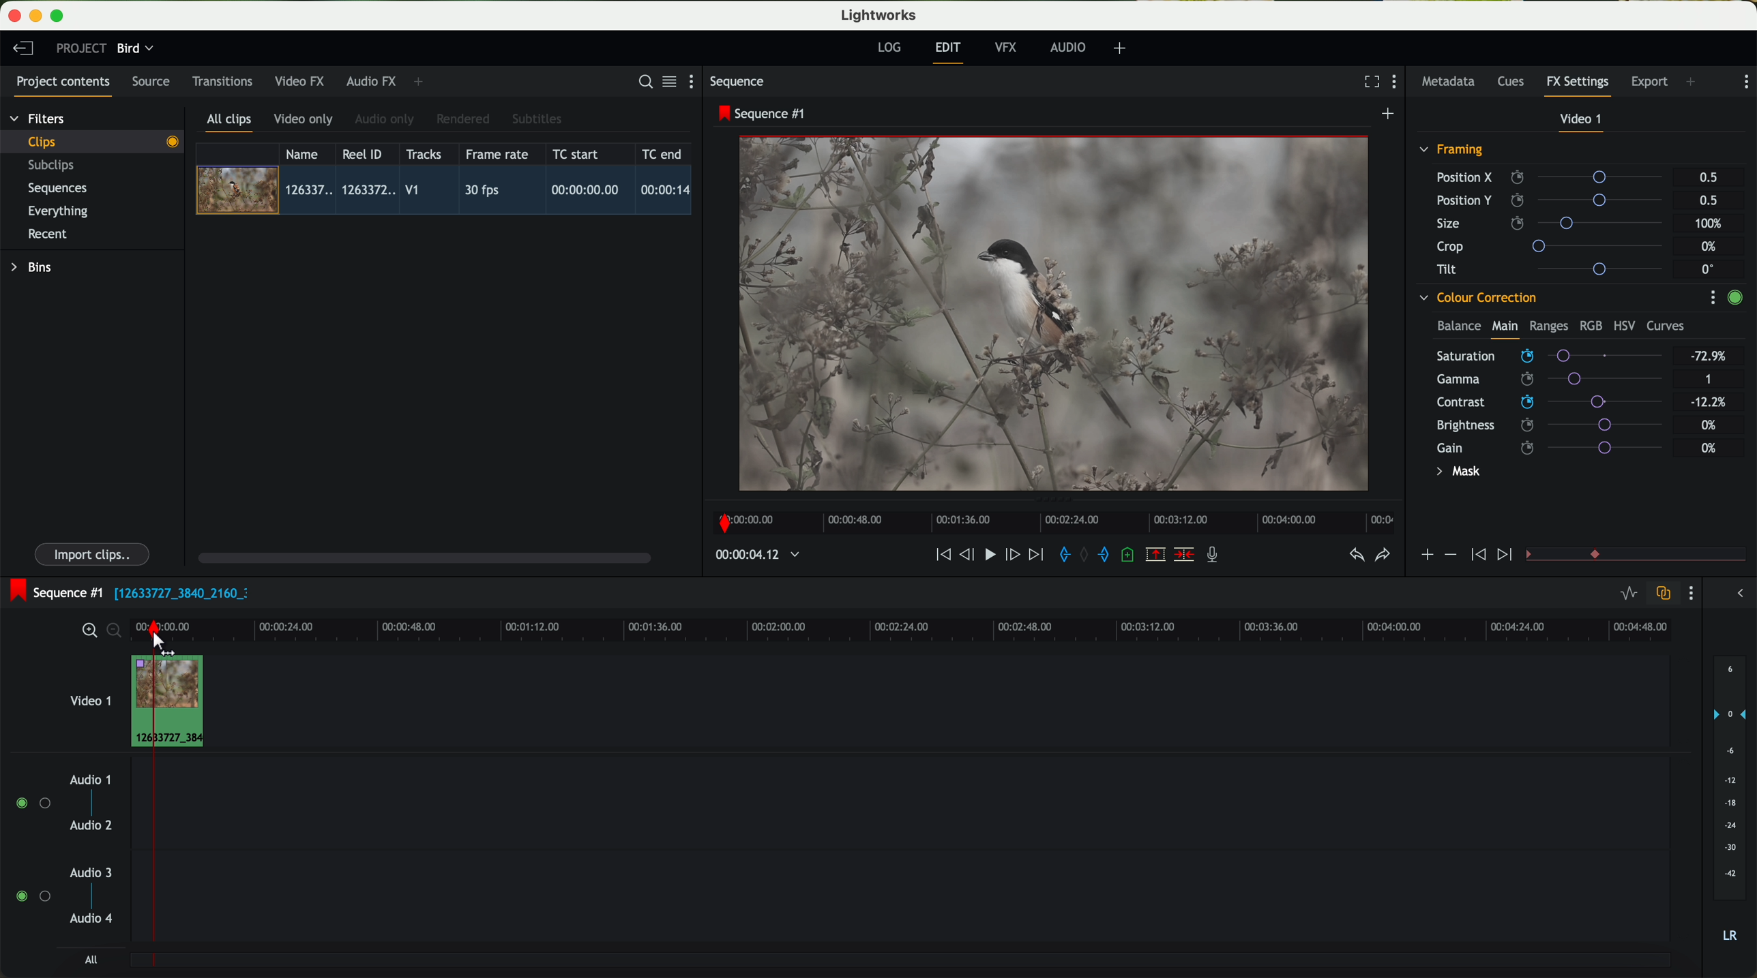 The image size is (1757, 978). What do you see at coordinates (448, 192) in the screenshot?
I see `click on video` at bounding box center [448, 192].